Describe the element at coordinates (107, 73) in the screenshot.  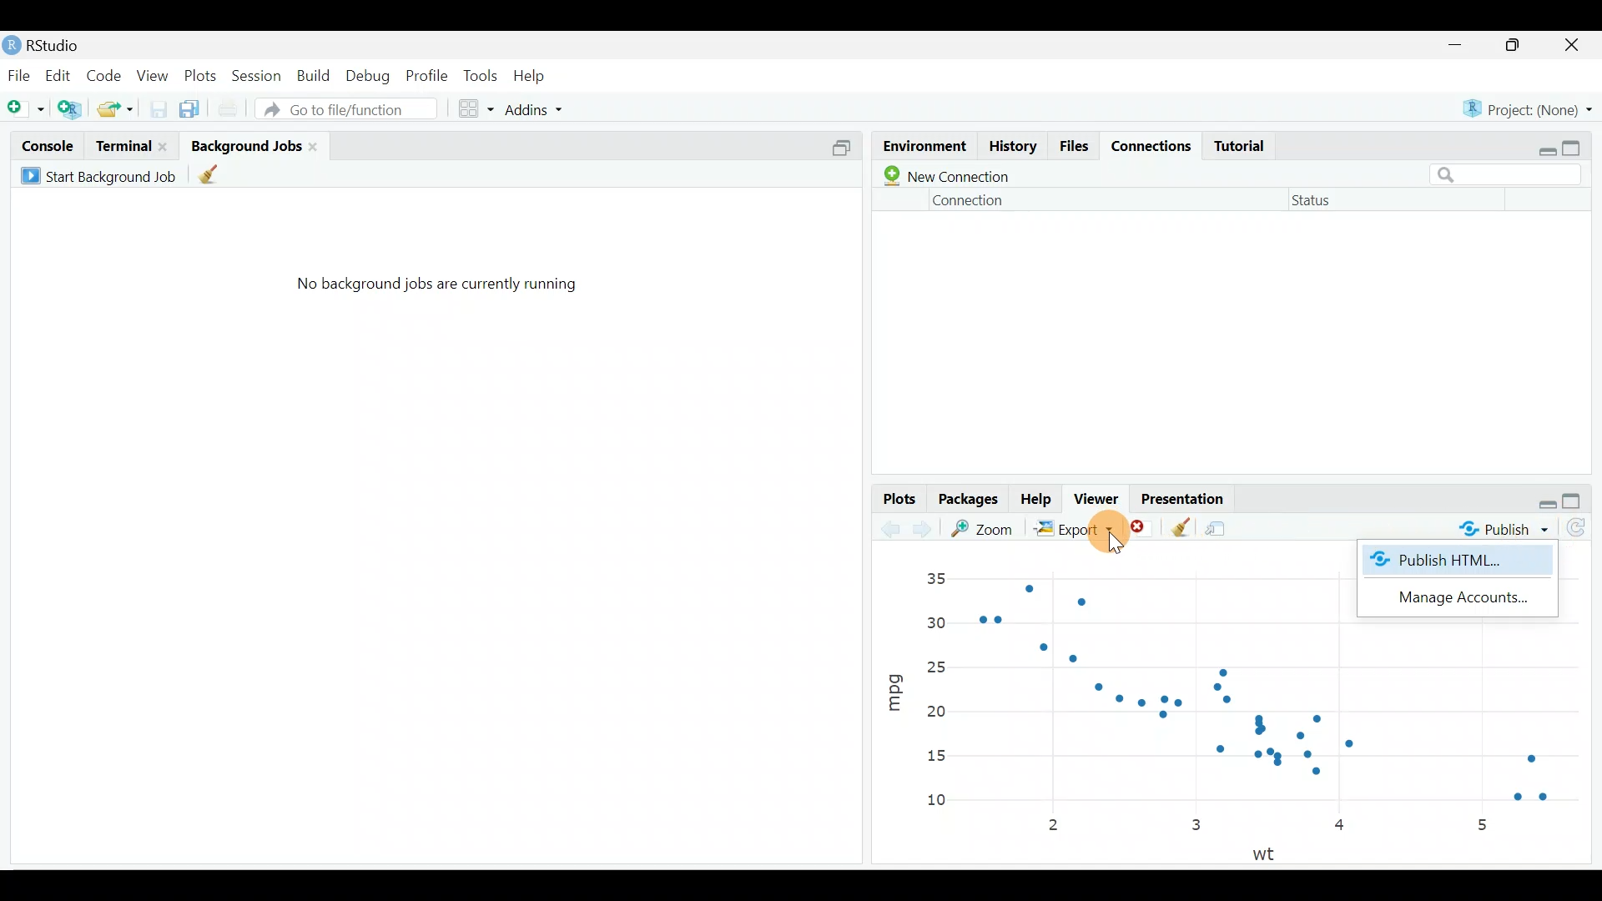
I see `Code` at that location.